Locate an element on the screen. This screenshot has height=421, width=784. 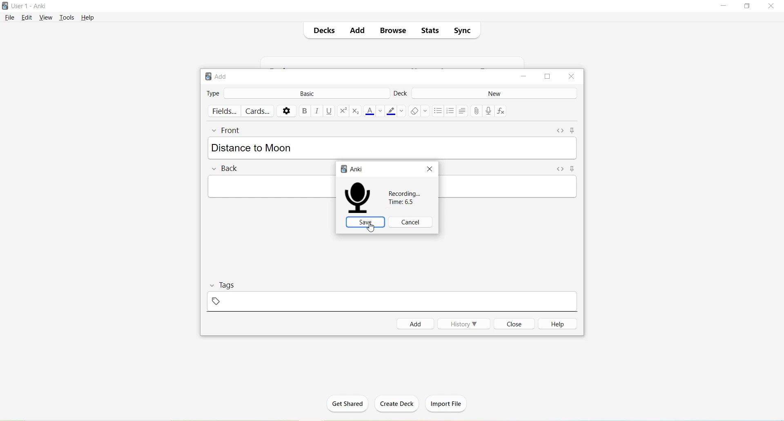
Get Shared is located at coordinates (347, 406).